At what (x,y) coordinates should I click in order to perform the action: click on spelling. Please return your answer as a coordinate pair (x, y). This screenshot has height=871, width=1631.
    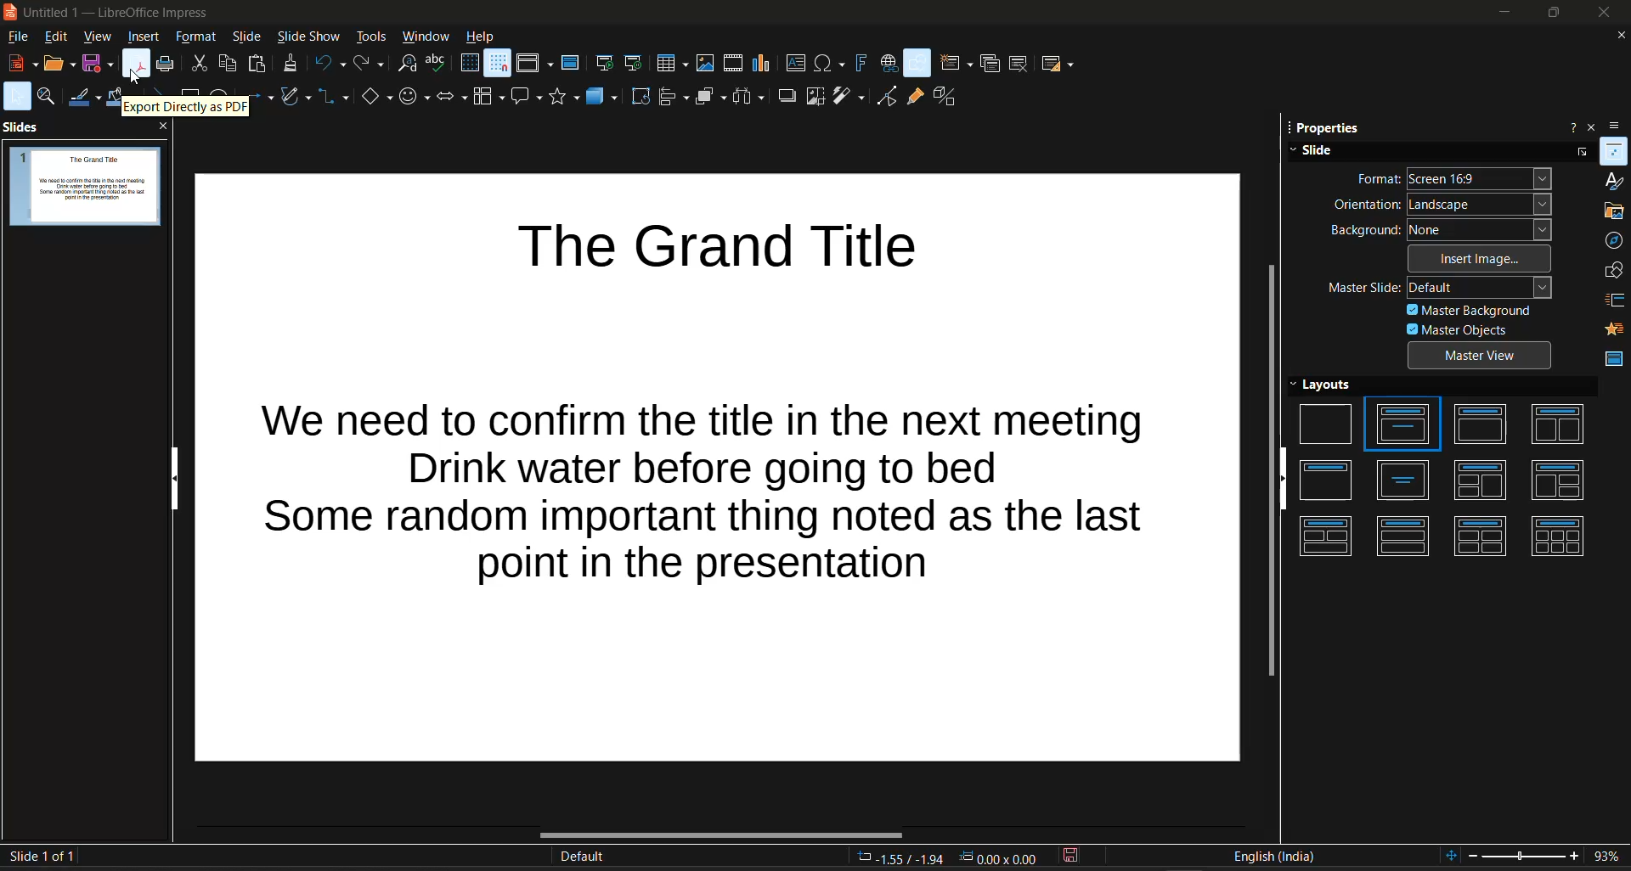
    Looking at the image, I should click on (437, 63).